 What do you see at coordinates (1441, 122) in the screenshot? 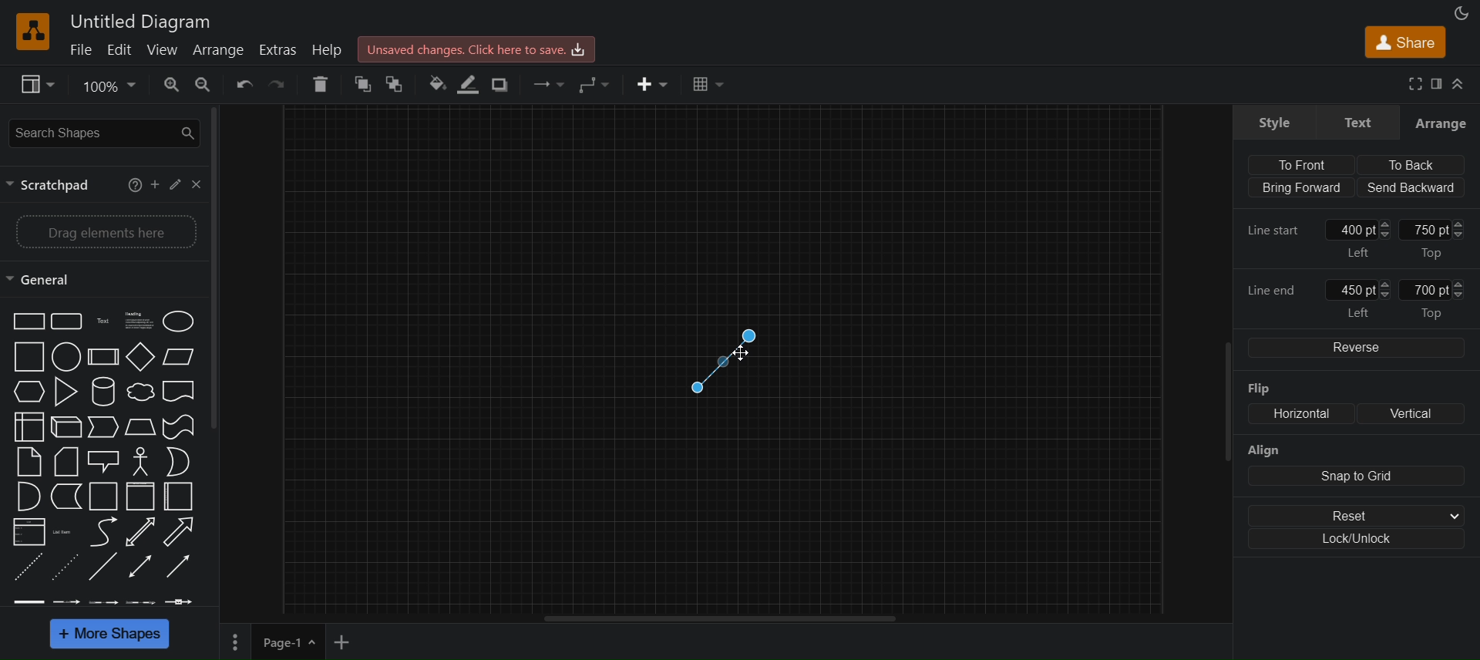
I see `arrange` at bounding box center [1441, 122].